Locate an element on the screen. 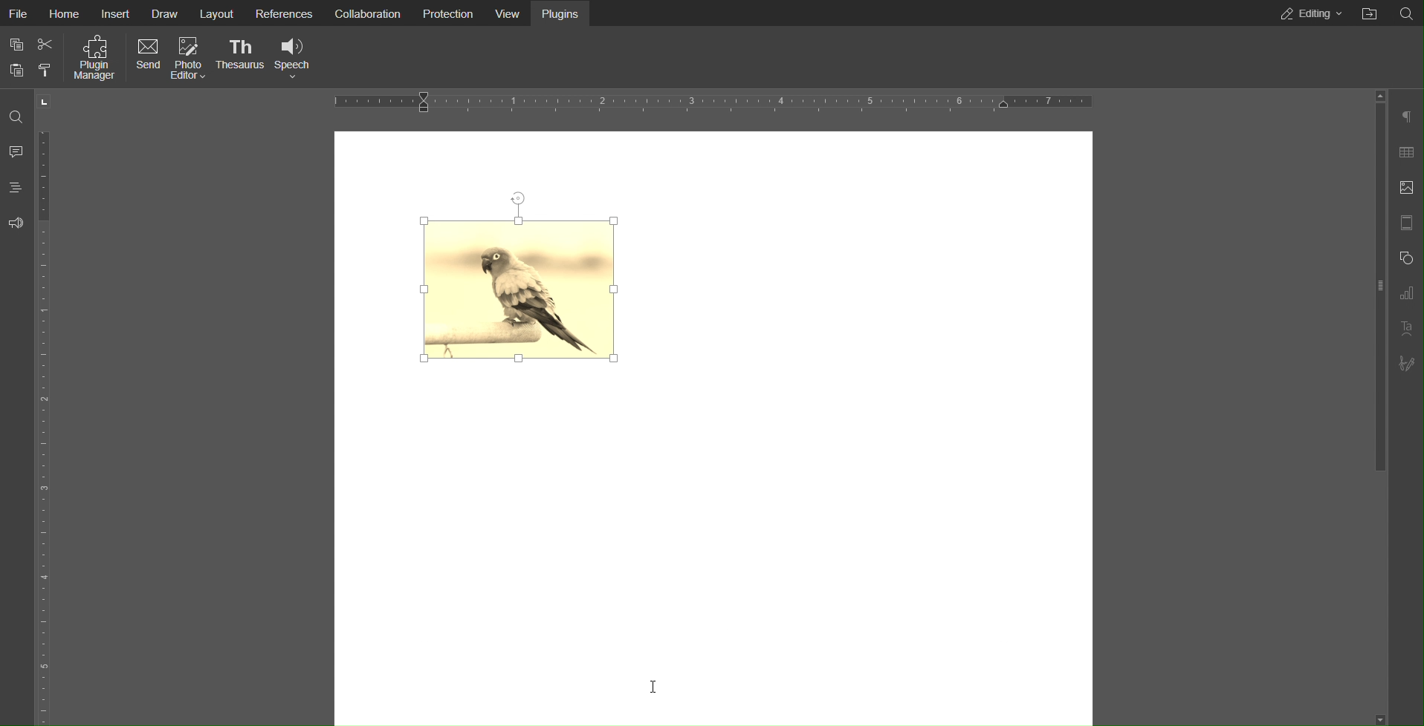 The height and width of the screenshot is (726, 1424). Thesaurus is located at coordinates (242, 57).